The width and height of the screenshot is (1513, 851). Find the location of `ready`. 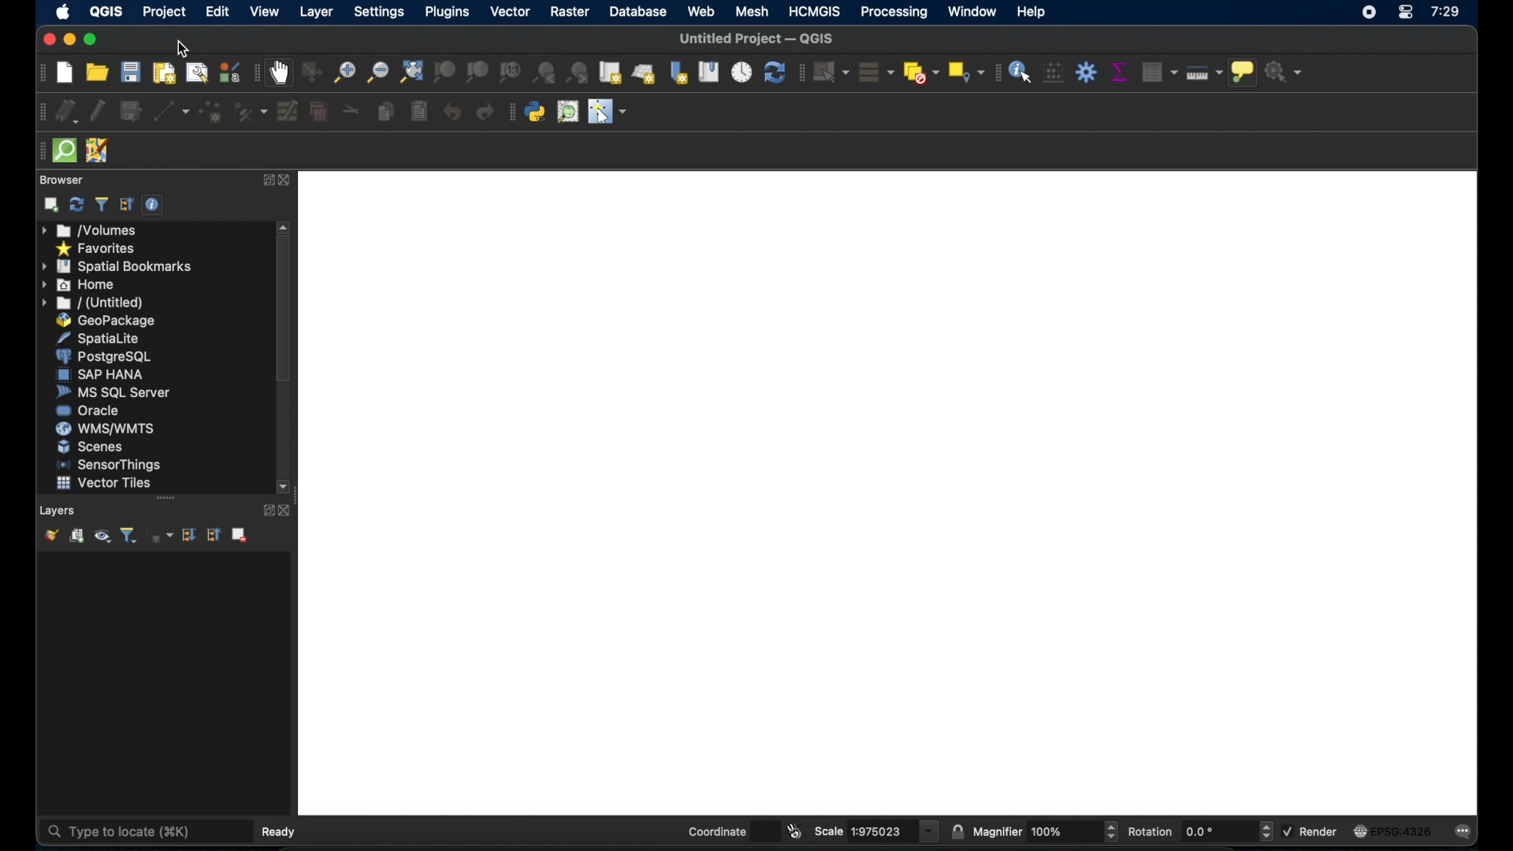

ready is located at coordinates (281, 831).